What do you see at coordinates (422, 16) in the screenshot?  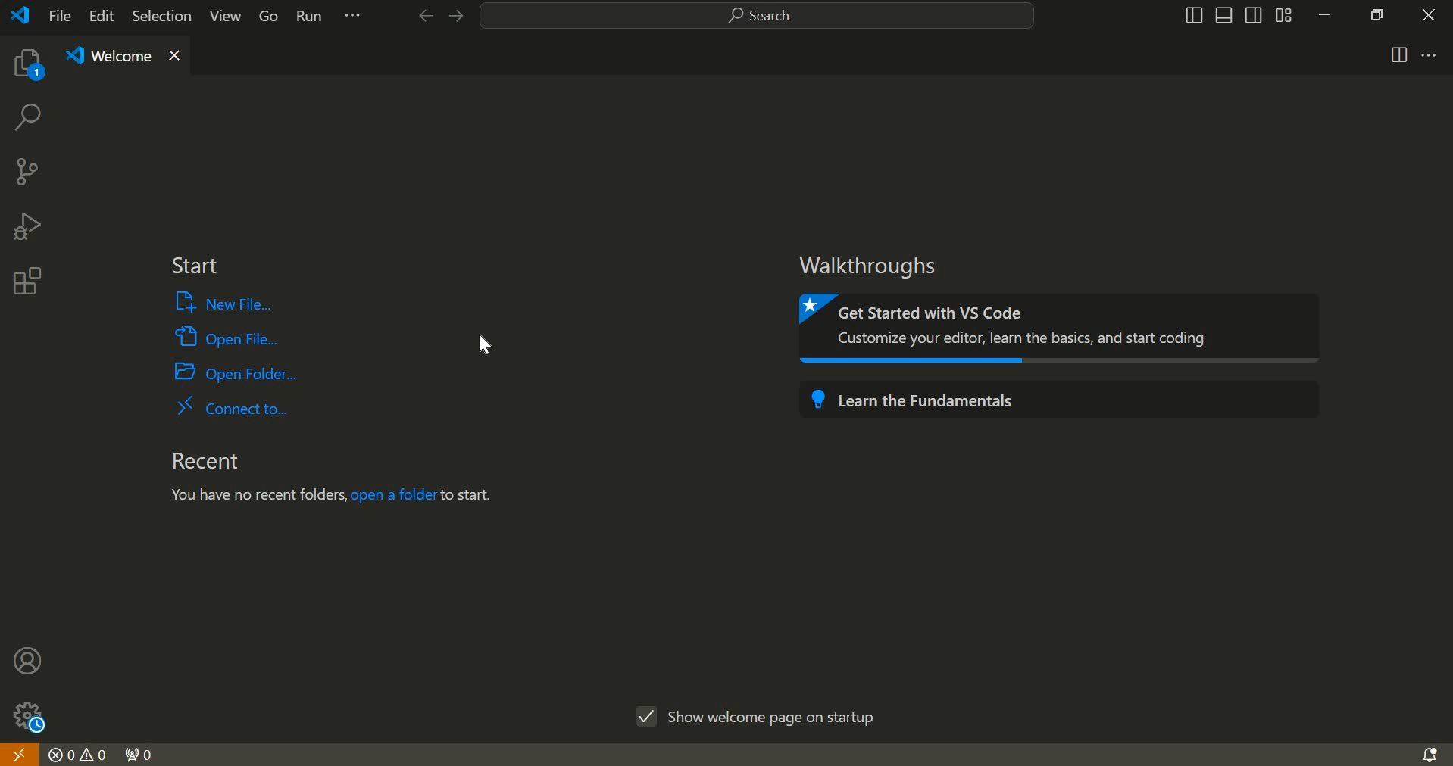 I see `go forward` at bounding box center [422, 16].